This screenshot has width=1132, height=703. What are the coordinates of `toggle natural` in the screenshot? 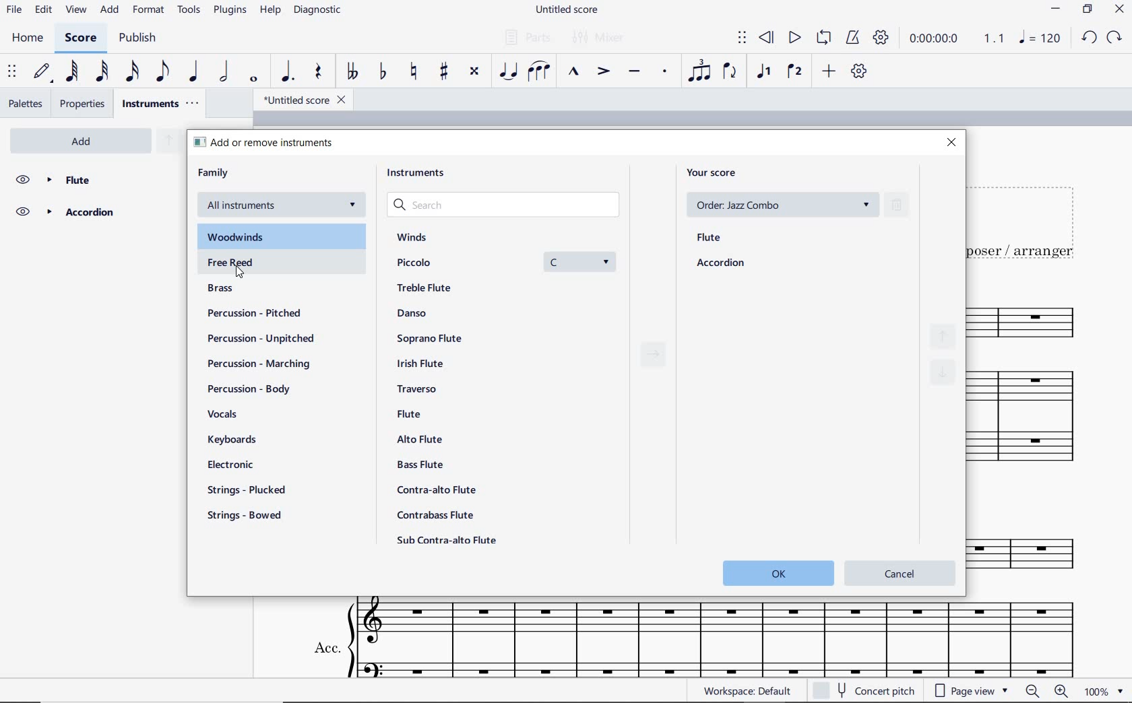 It's located at (412, 72).